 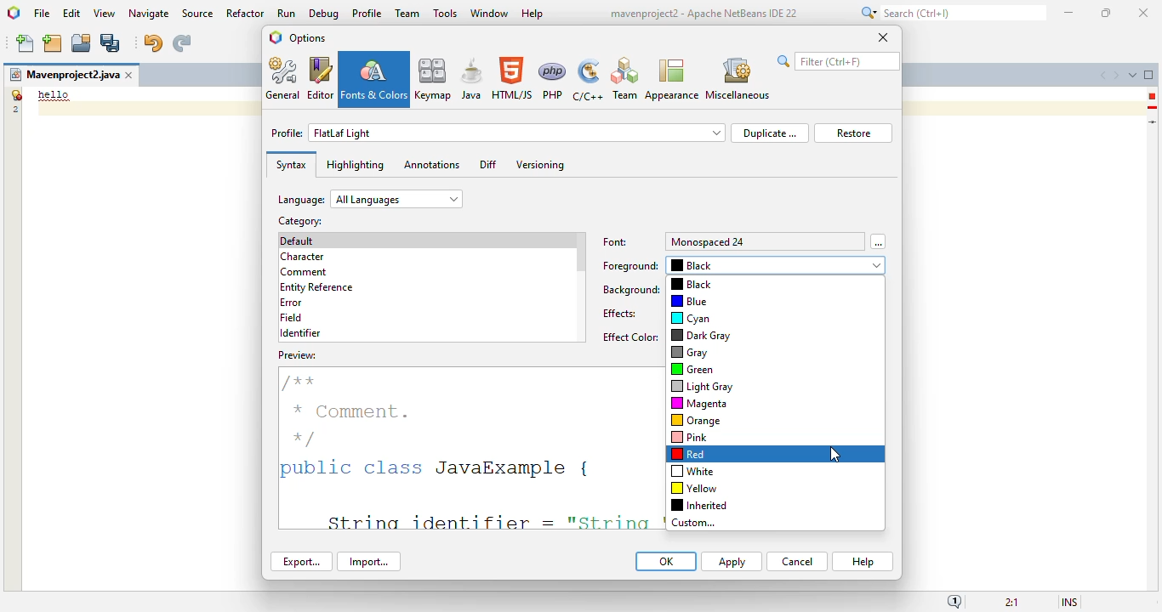 What do you see at coordinates (1070, 13) in the screenshot?
I see `minimize` at bounding box center [1070, 13].